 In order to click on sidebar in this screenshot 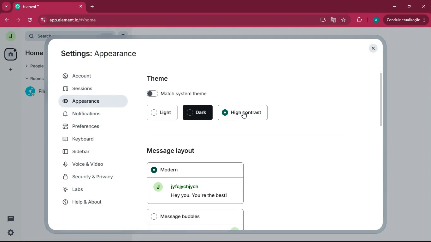, I will do `click(94, 152)`.